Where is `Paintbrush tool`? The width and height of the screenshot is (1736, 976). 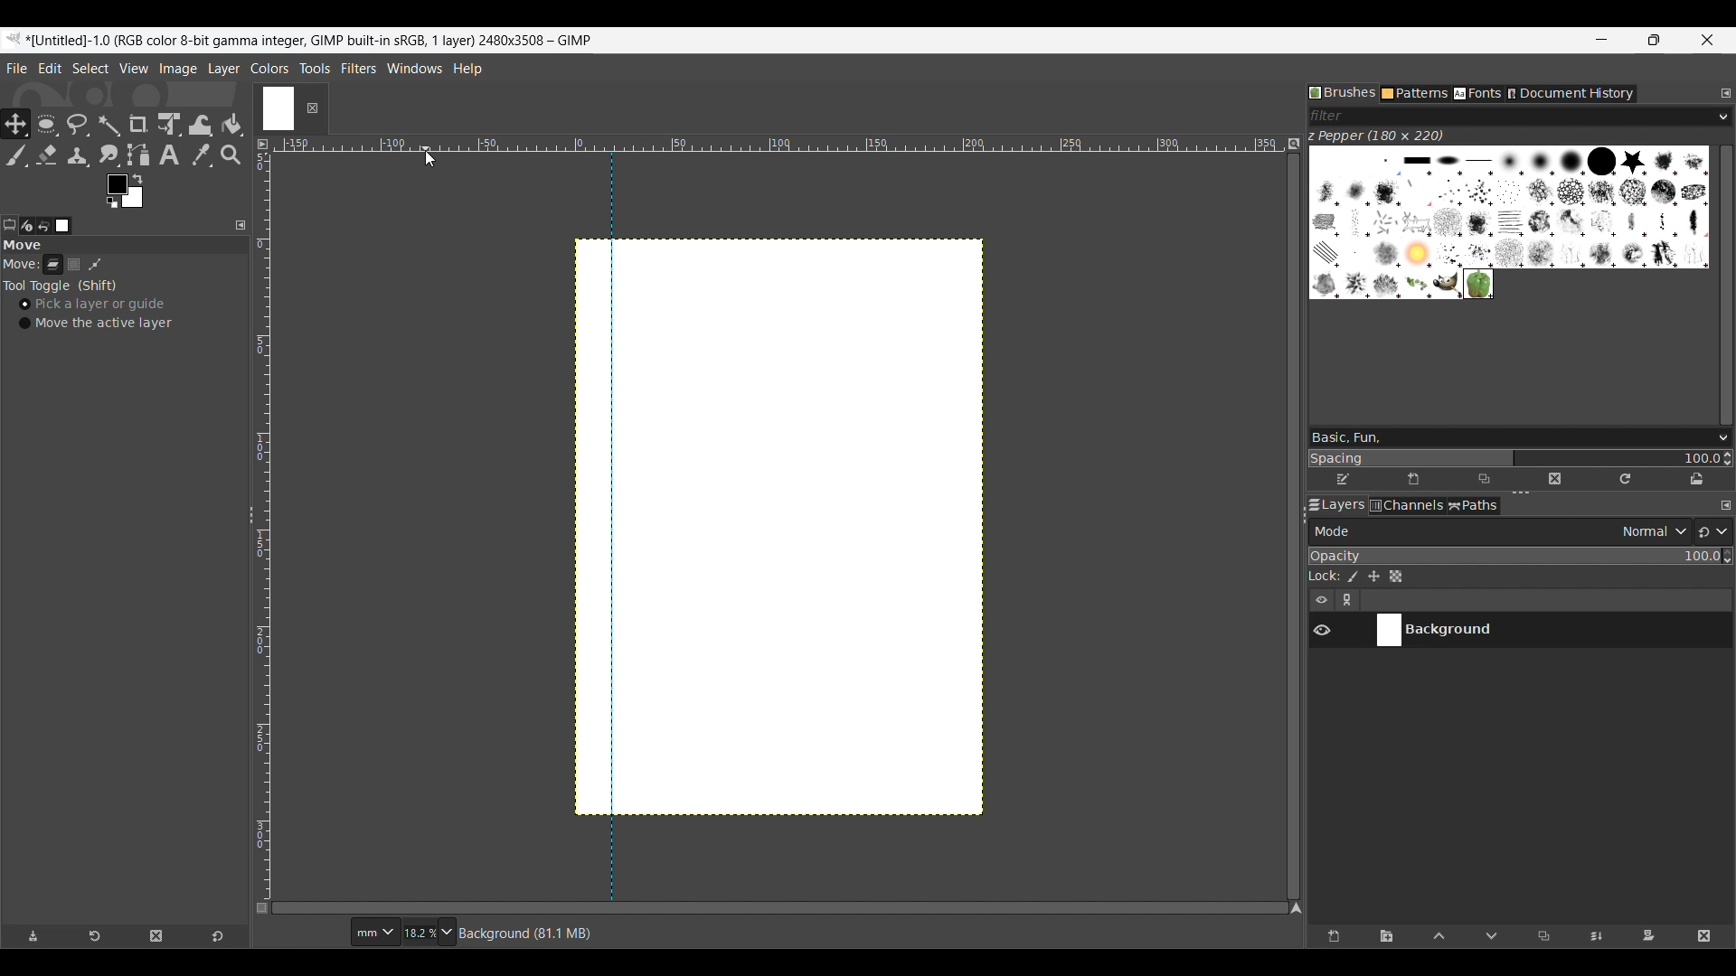
Paintbrush tool is located at coordinates (14, 155).